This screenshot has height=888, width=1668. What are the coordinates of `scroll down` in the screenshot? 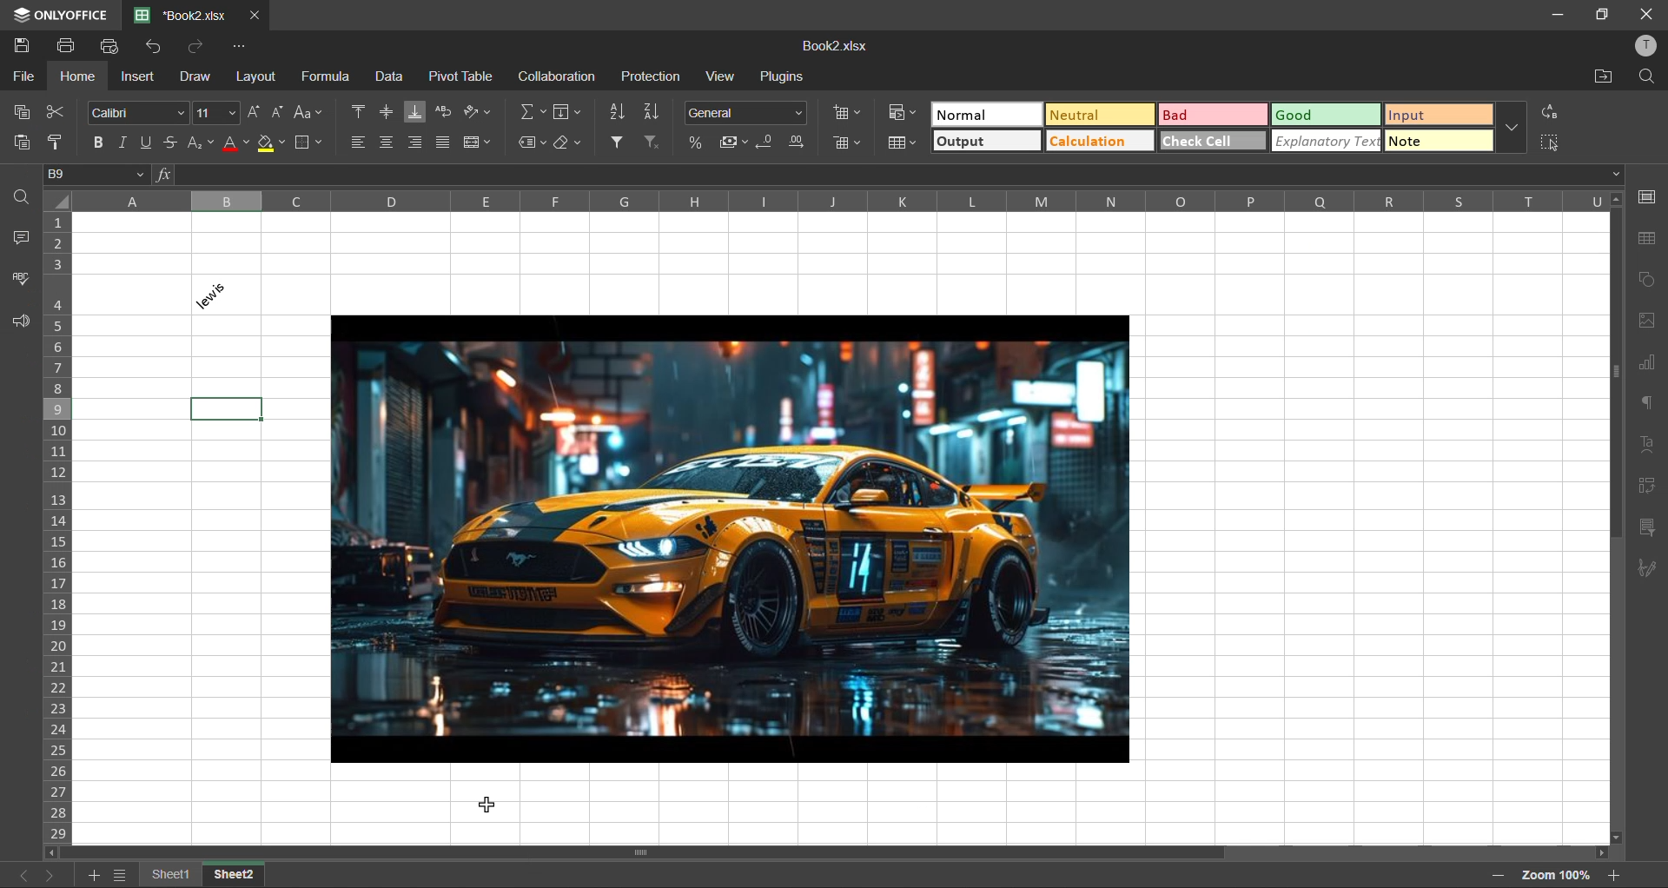 It's located at (1618, 838).